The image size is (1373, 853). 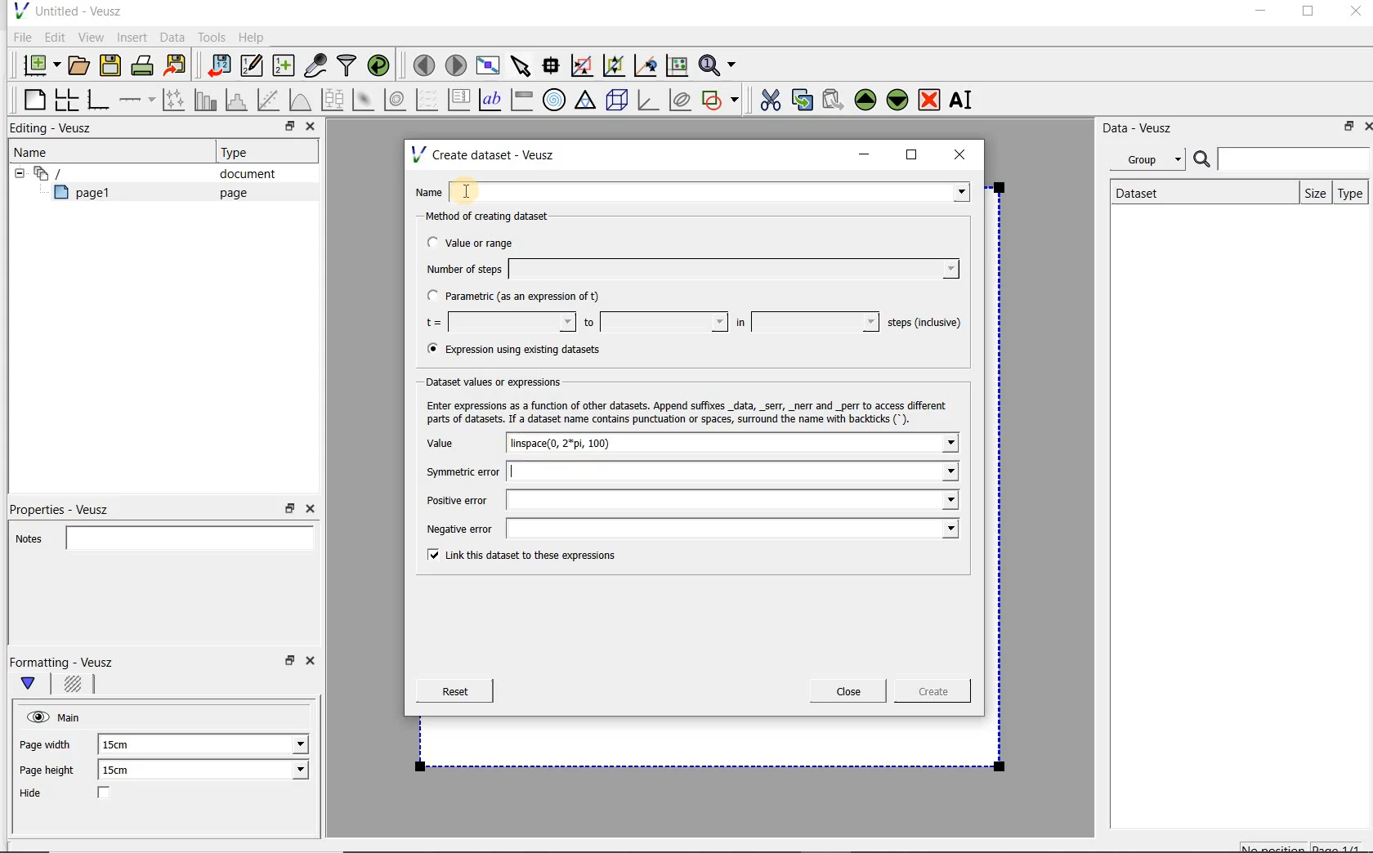 I want to click on Close, so click(x=1354, y=14).